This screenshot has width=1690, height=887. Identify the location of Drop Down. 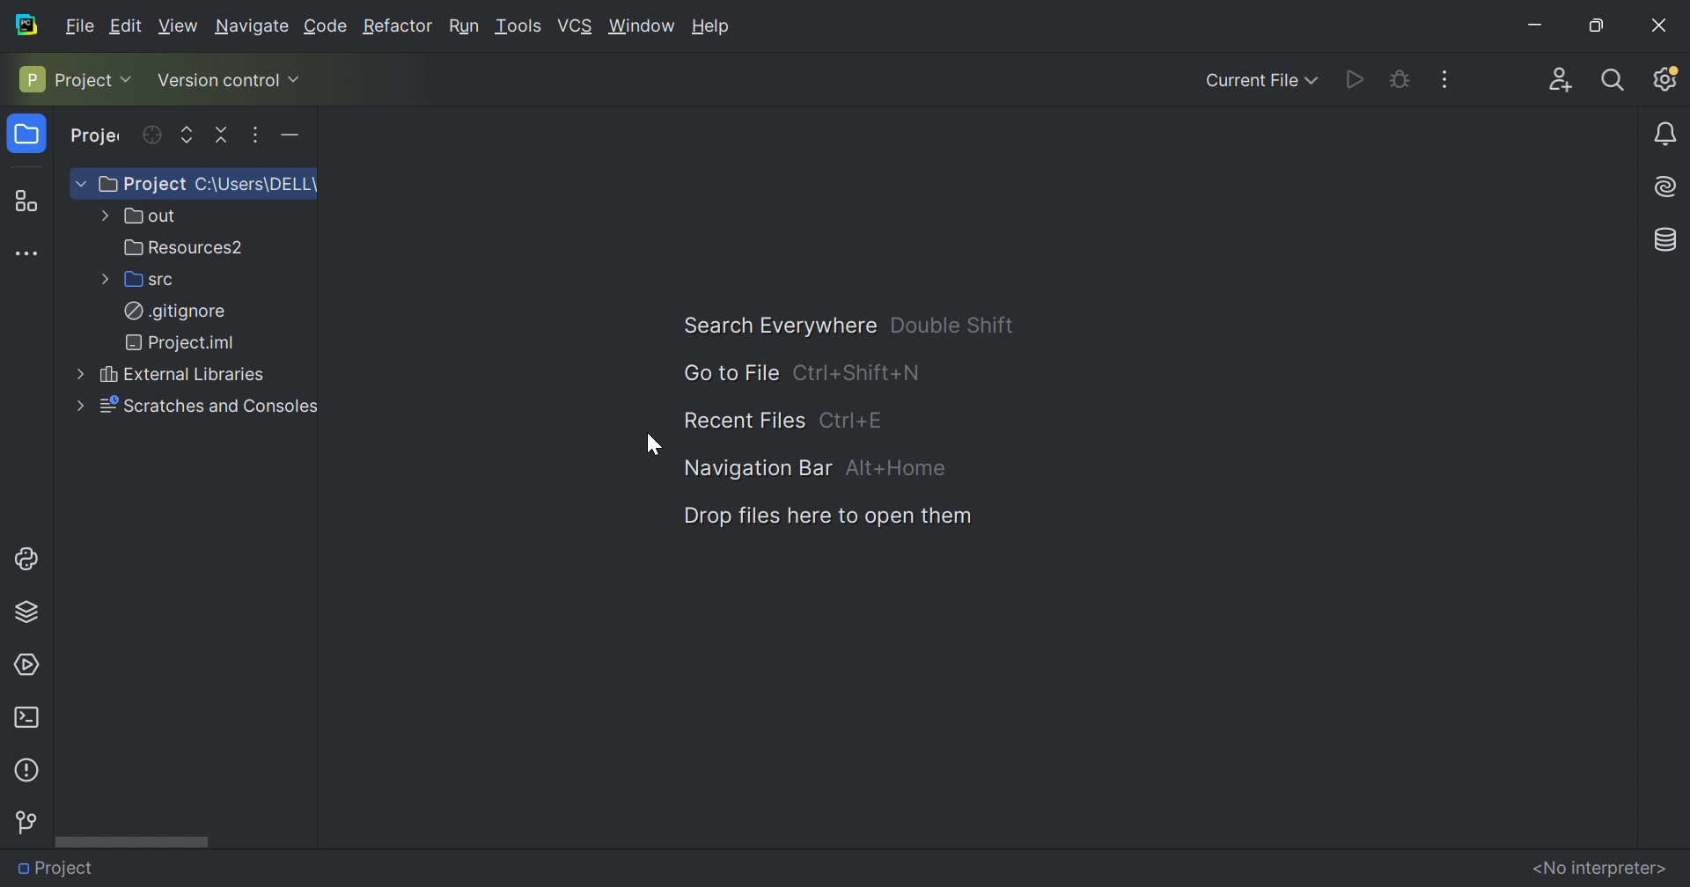
(131, 78).